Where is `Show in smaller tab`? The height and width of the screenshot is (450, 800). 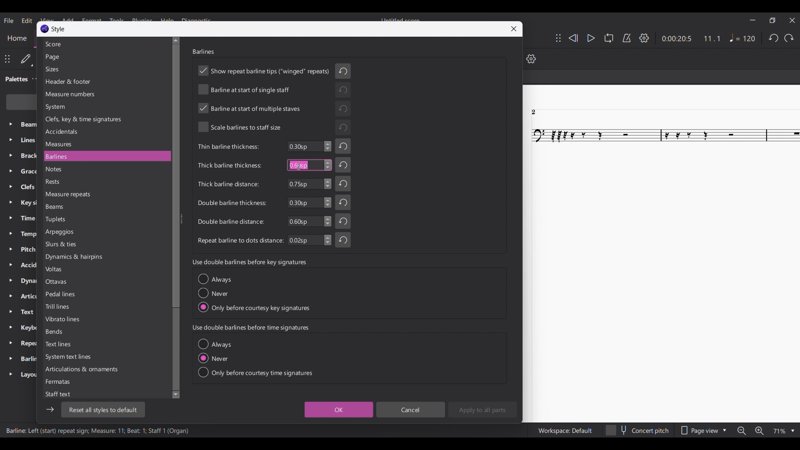 Show in smaller tab is located at coordinates (772, 20).